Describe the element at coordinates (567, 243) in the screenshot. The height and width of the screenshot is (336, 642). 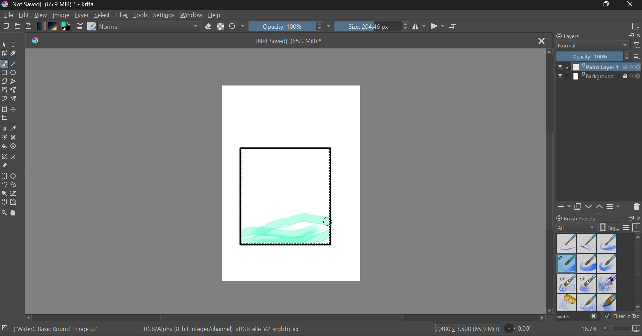
I see `Water C - Dry` at that location.